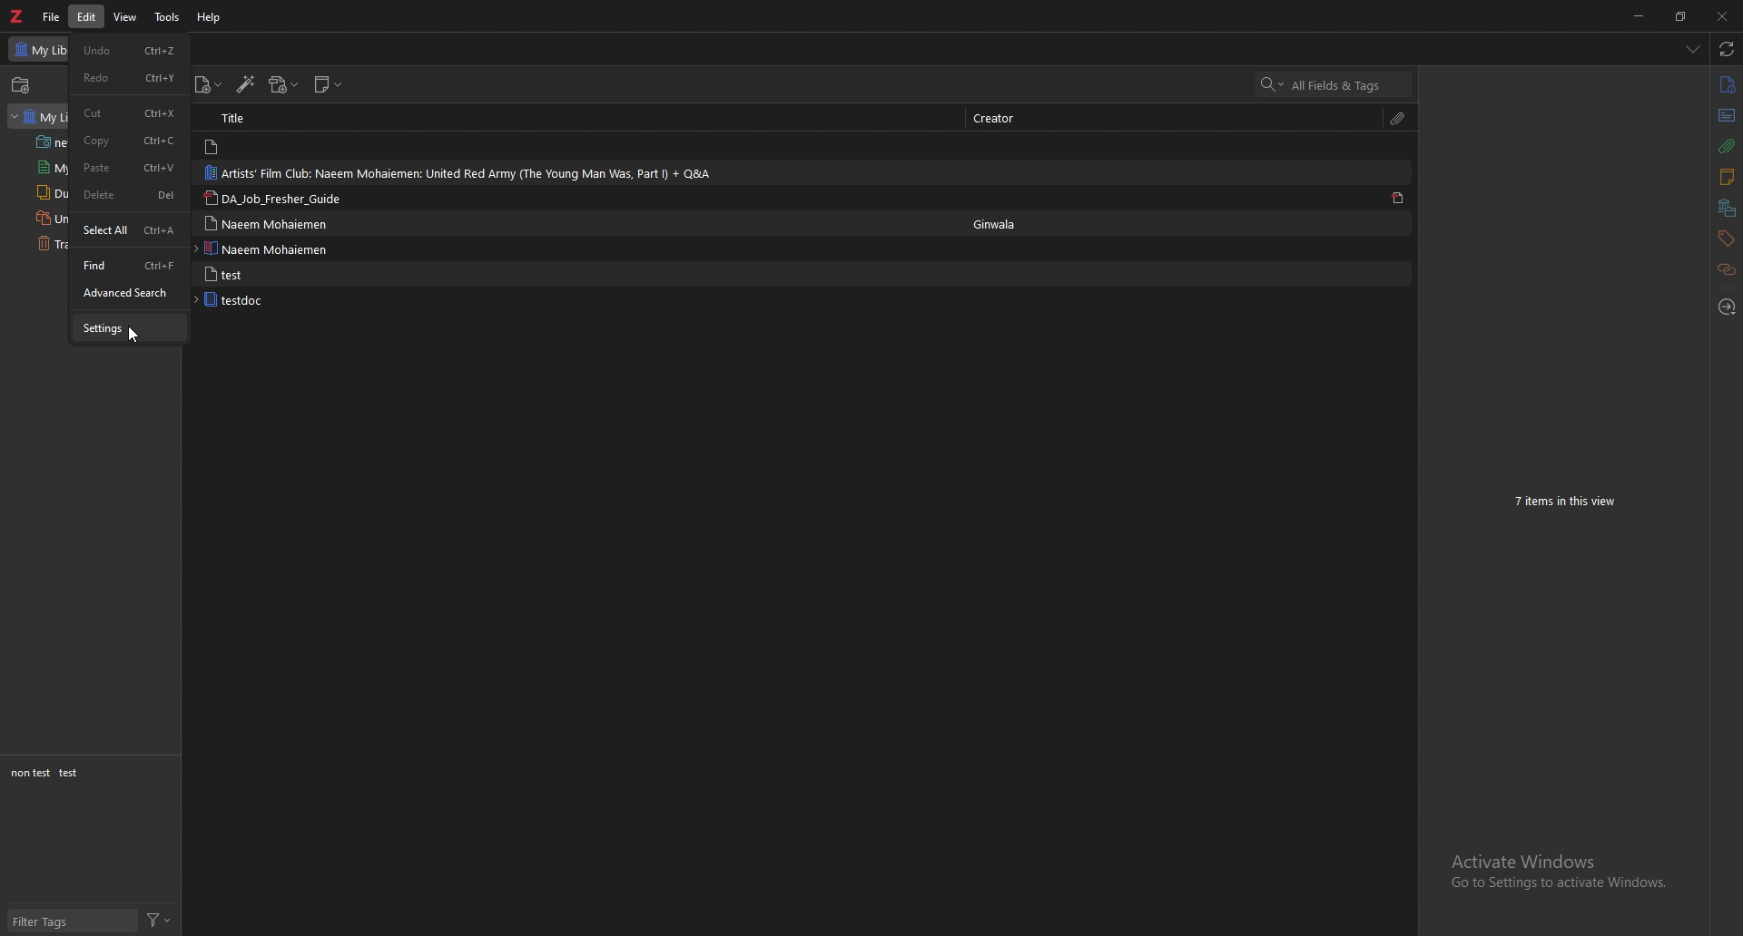 The image size is (1743, 936). I want to click on paste, so click(130, 169).